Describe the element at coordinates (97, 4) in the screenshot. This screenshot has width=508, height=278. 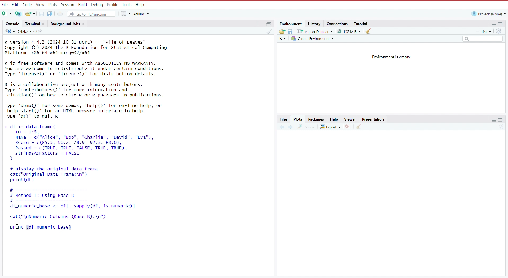
I see `Debug` at that location.